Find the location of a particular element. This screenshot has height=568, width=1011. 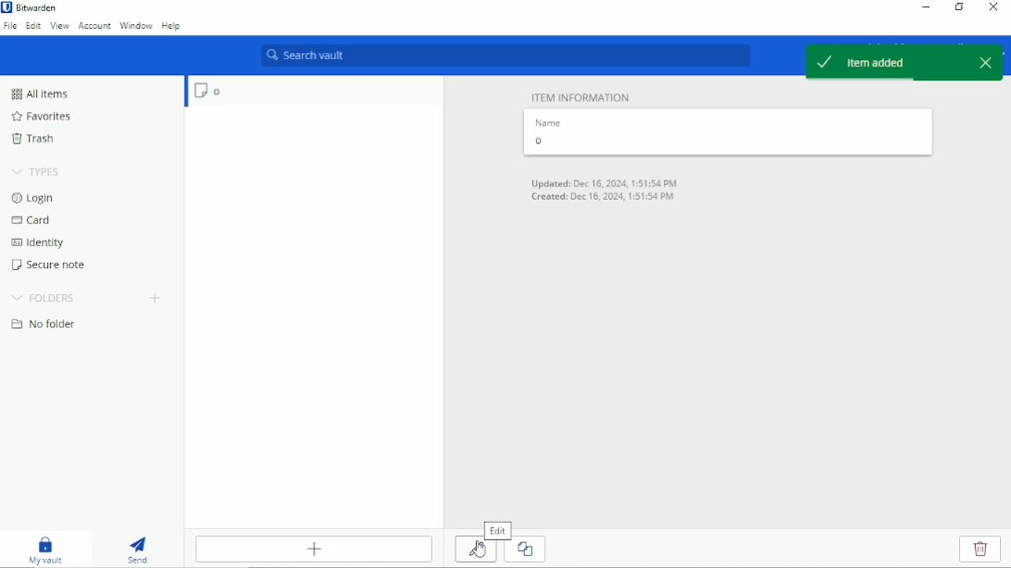

Secure note is located at coordinates (50, 265).